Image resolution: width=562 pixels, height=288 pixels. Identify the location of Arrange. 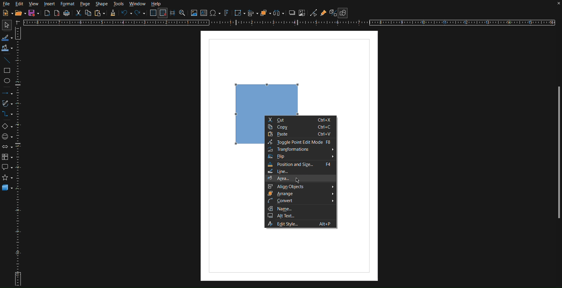
(265, 13).